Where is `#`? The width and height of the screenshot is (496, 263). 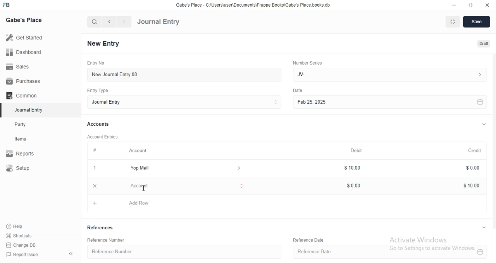
# is located at coordinates (94, 151).